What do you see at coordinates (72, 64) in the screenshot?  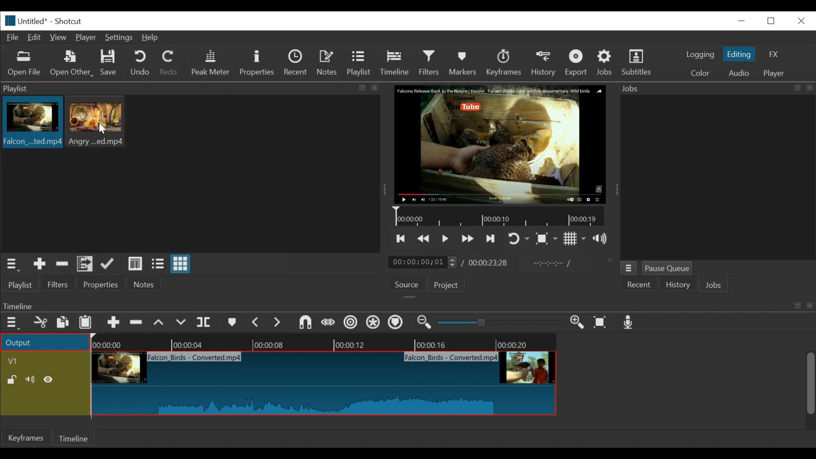 I see `Open Other` at bounding box center [72, 64].